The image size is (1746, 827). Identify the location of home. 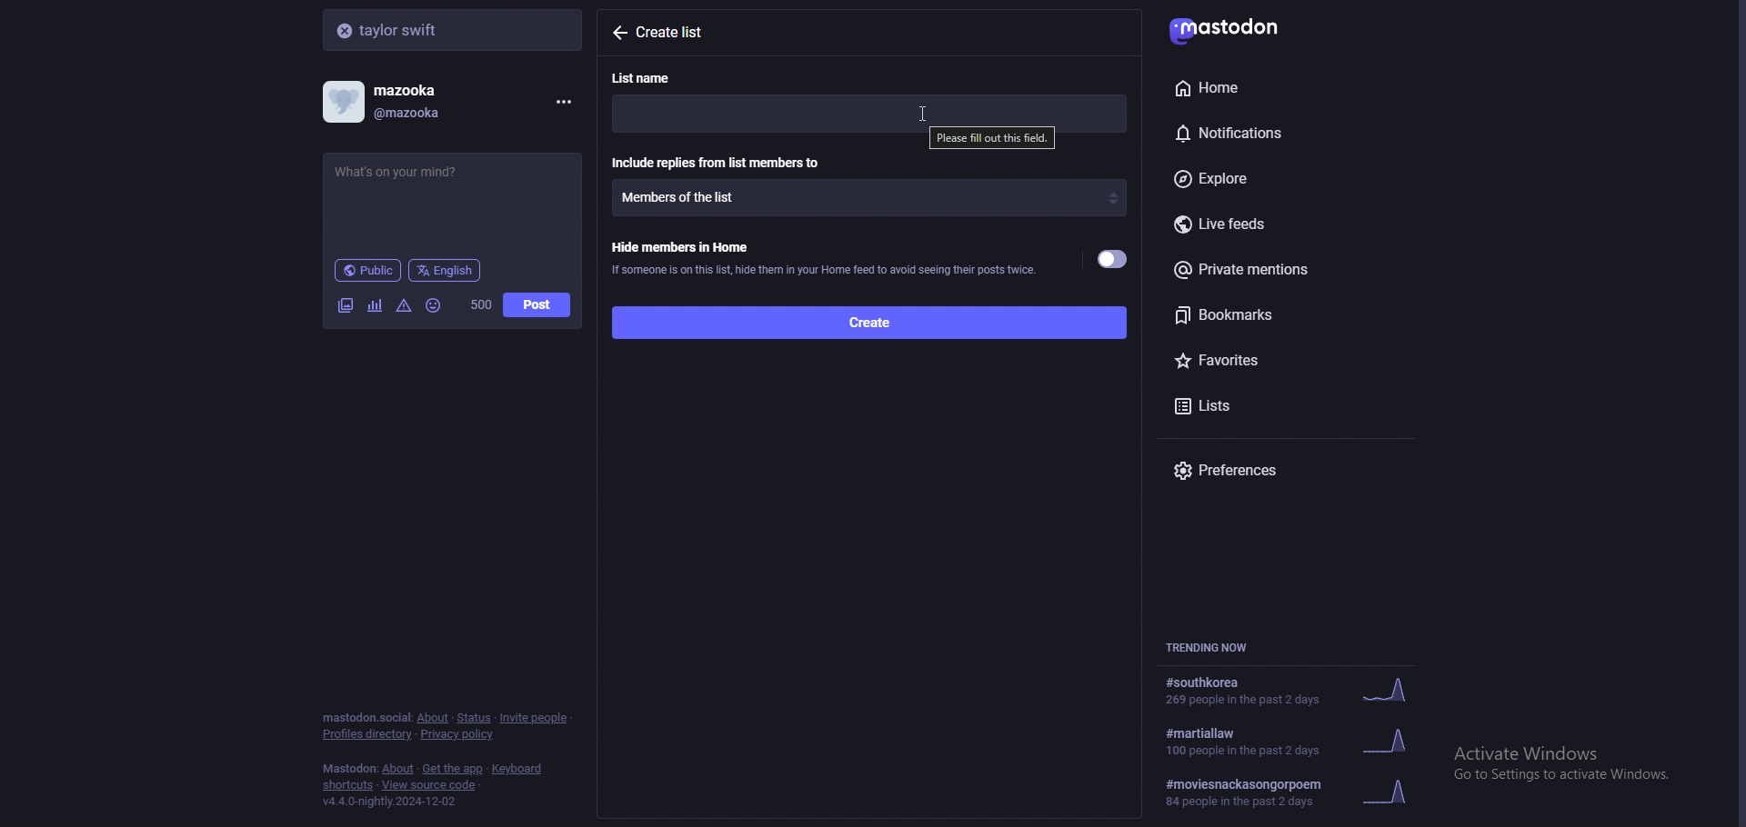
(1264, 87).